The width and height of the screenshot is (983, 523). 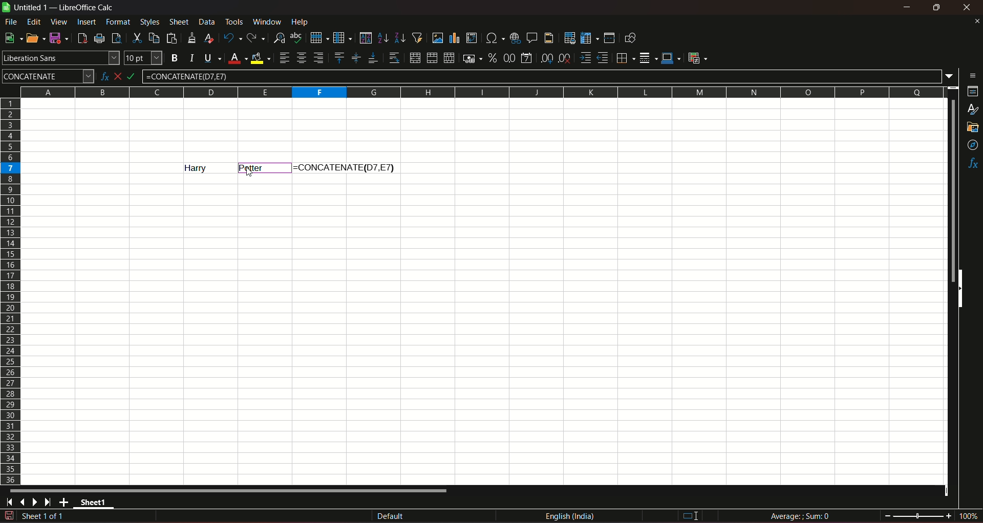 I want to click on paste, so click(x=173, y=38).